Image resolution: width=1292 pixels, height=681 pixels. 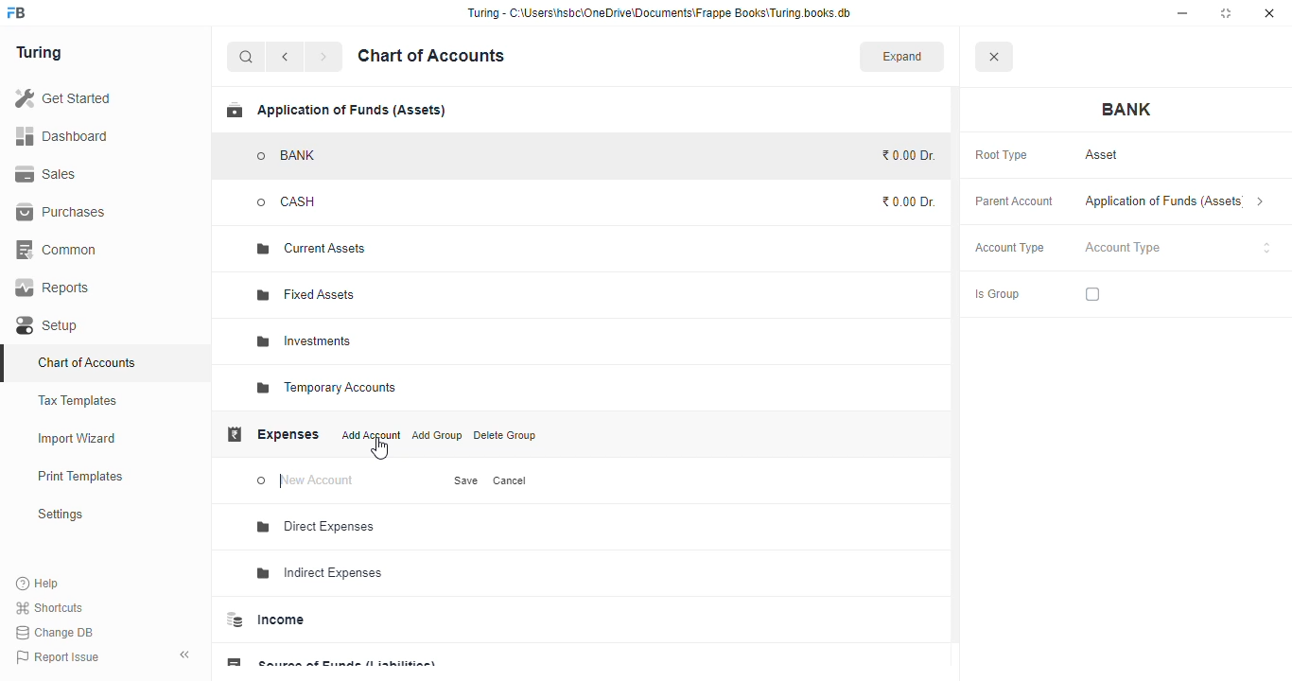 I want to click on expand, so click(x=902, y=56).